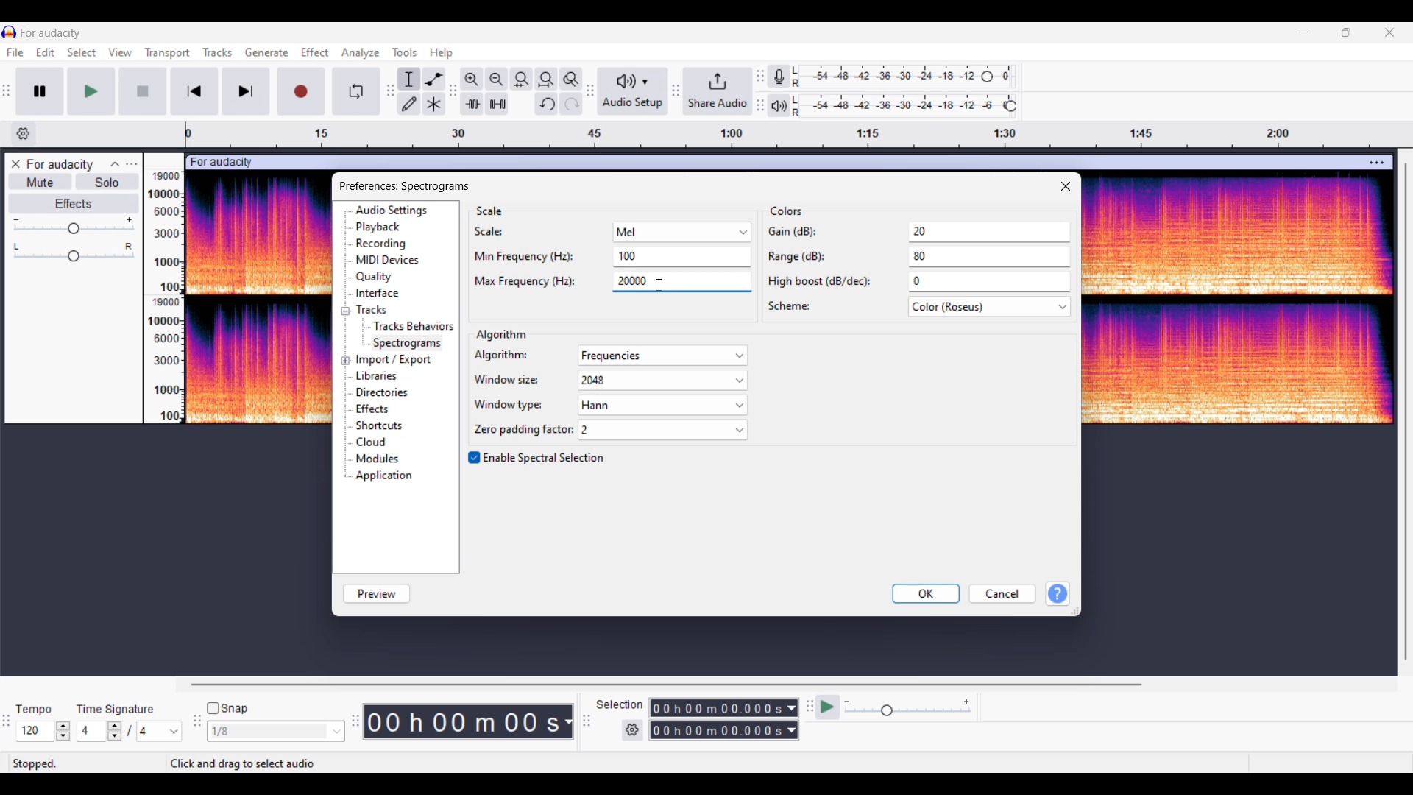 This screenshot has width=1413, height=795. I want to click on Help menu, so click(442, 54).